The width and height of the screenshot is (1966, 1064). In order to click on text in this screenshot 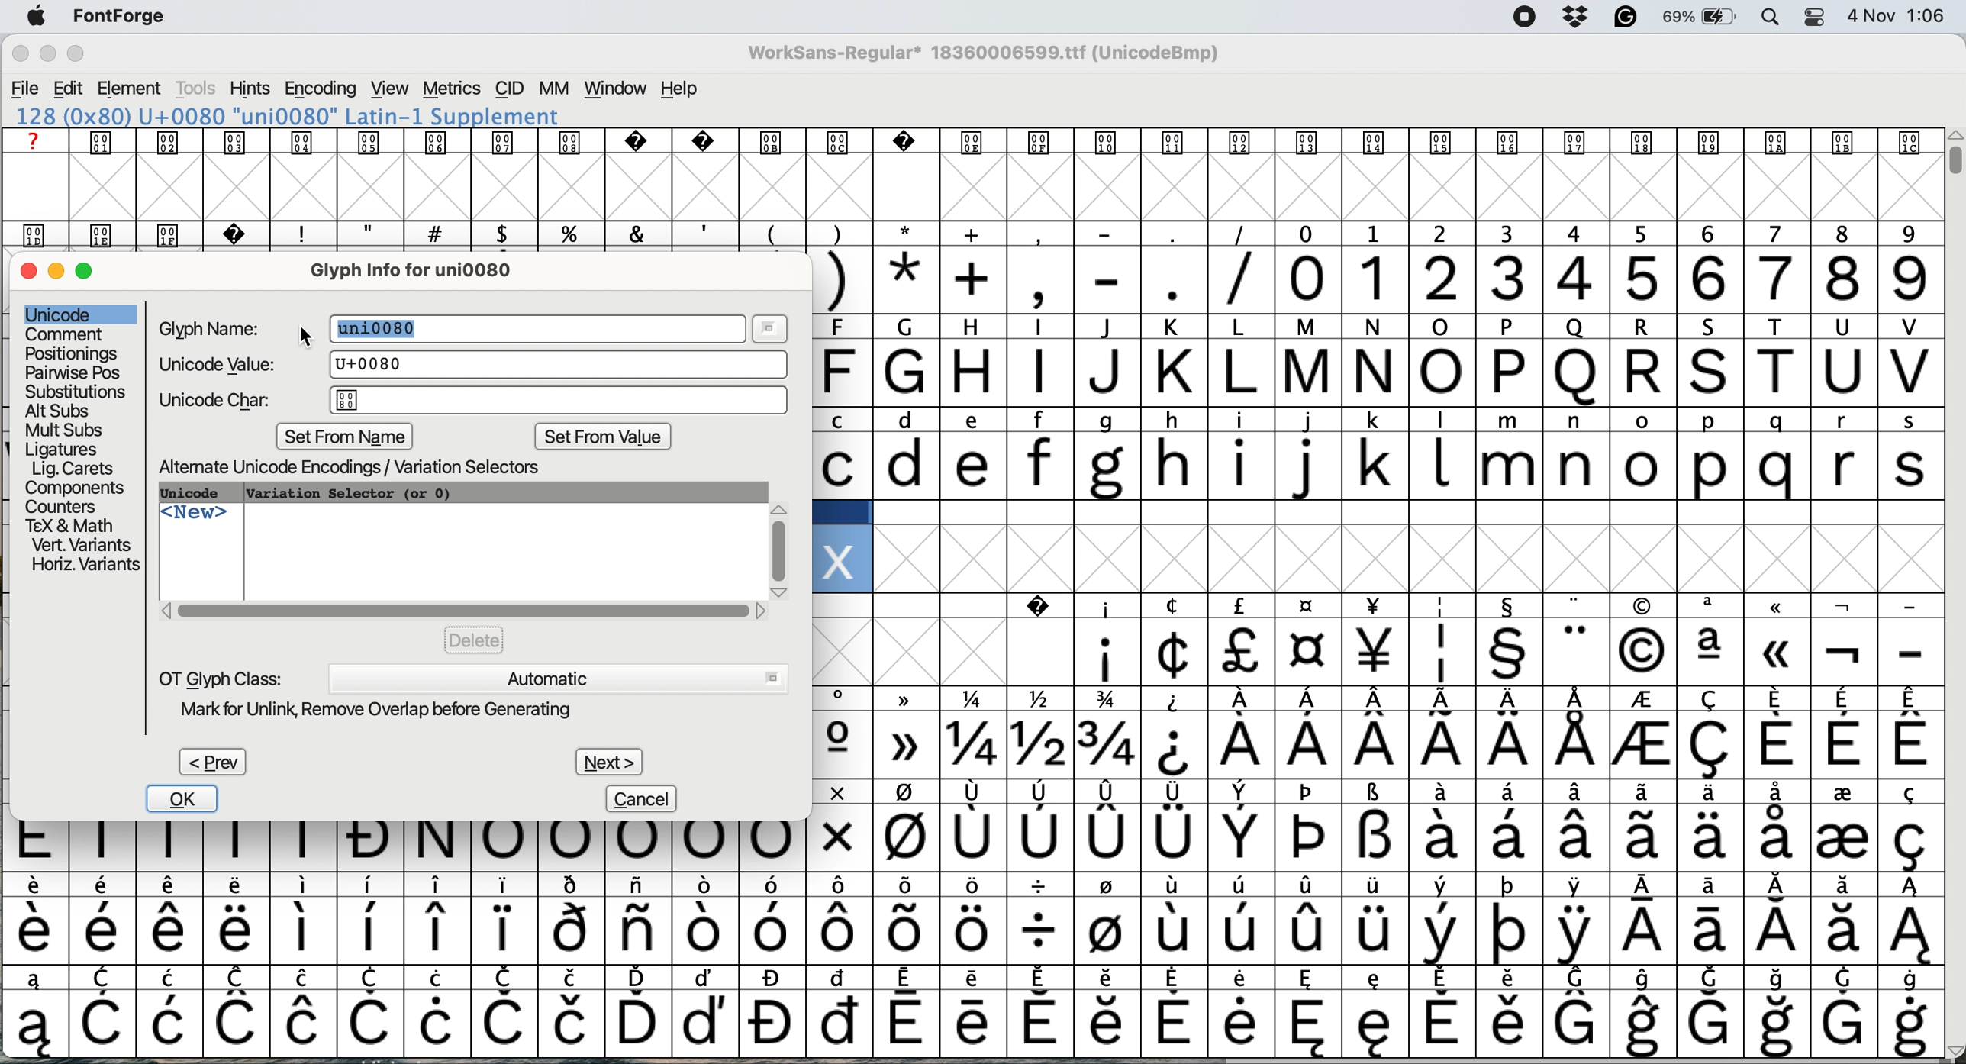, I will do `click(967, 142)`.